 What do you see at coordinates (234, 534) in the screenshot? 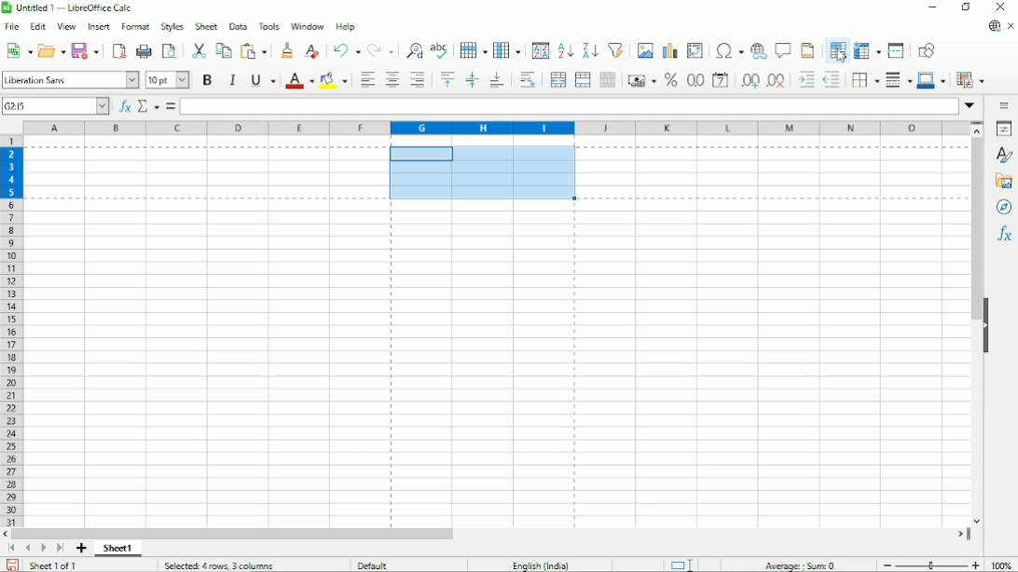
I see `Horizontal scrollbar` at bounding box center [234, 534].